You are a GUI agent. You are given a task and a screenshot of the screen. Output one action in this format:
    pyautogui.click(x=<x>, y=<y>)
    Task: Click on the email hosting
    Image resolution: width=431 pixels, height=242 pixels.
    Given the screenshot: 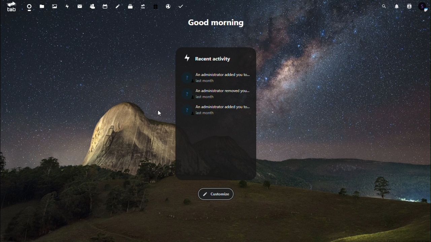 What is the action you would take?
    pyautogui.click(x=168, y=7)
    